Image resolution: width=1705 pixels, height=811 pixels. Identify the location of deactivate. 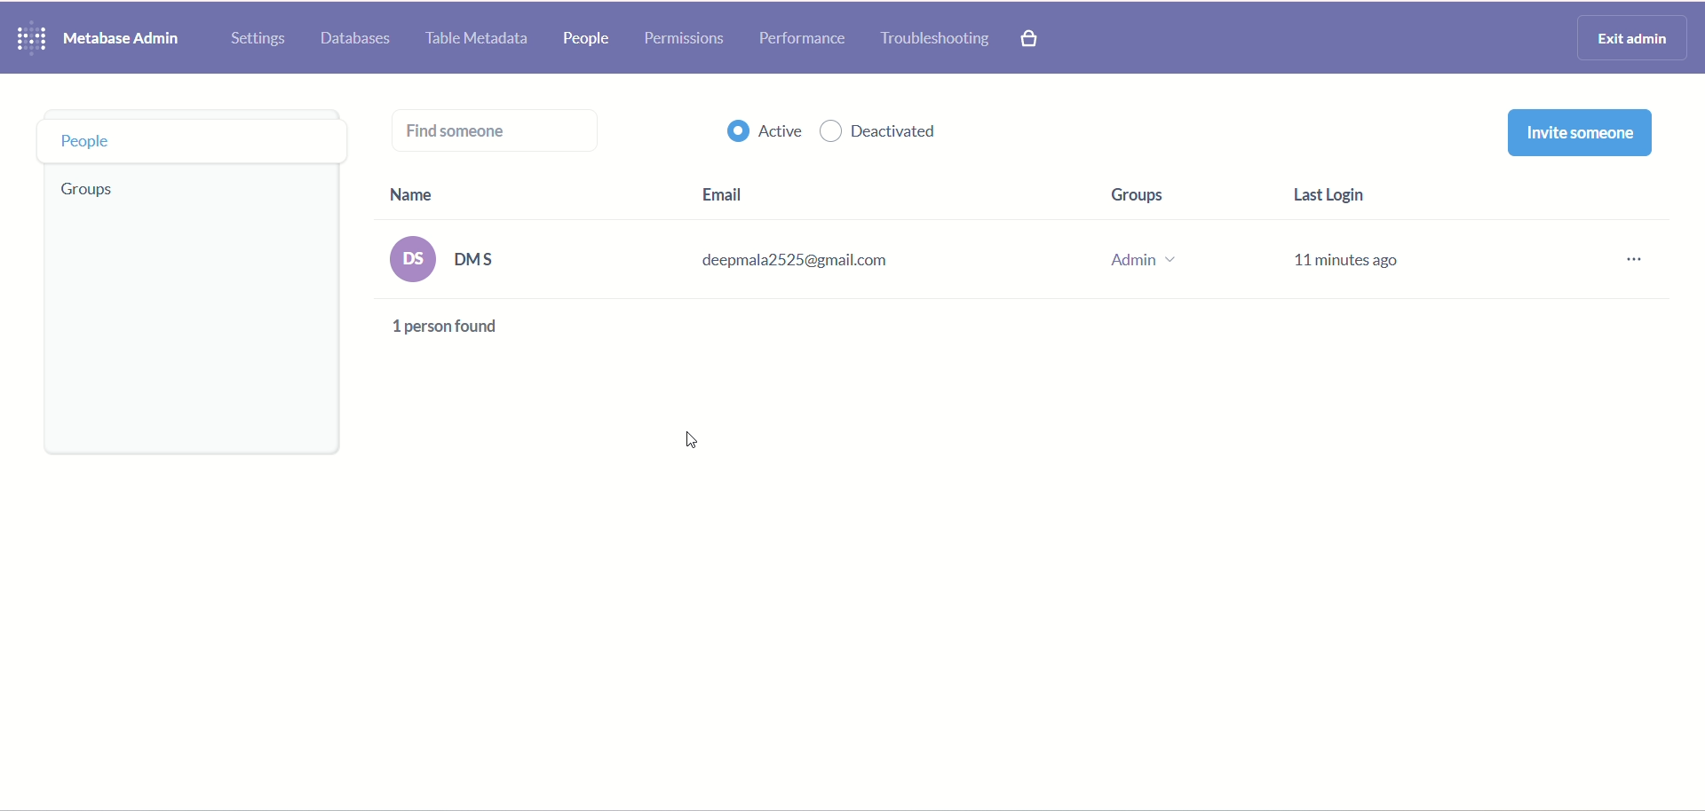
(880, 136).